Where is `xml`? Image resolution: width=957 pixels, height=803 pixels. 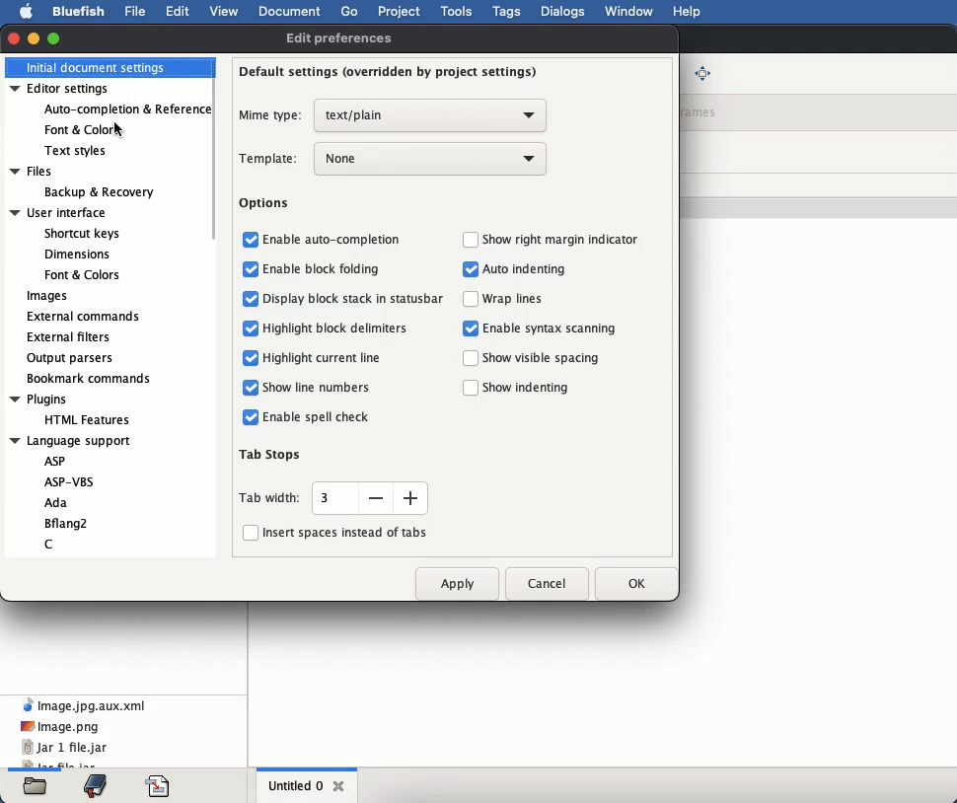 xml is located at coordinates (84, 703).